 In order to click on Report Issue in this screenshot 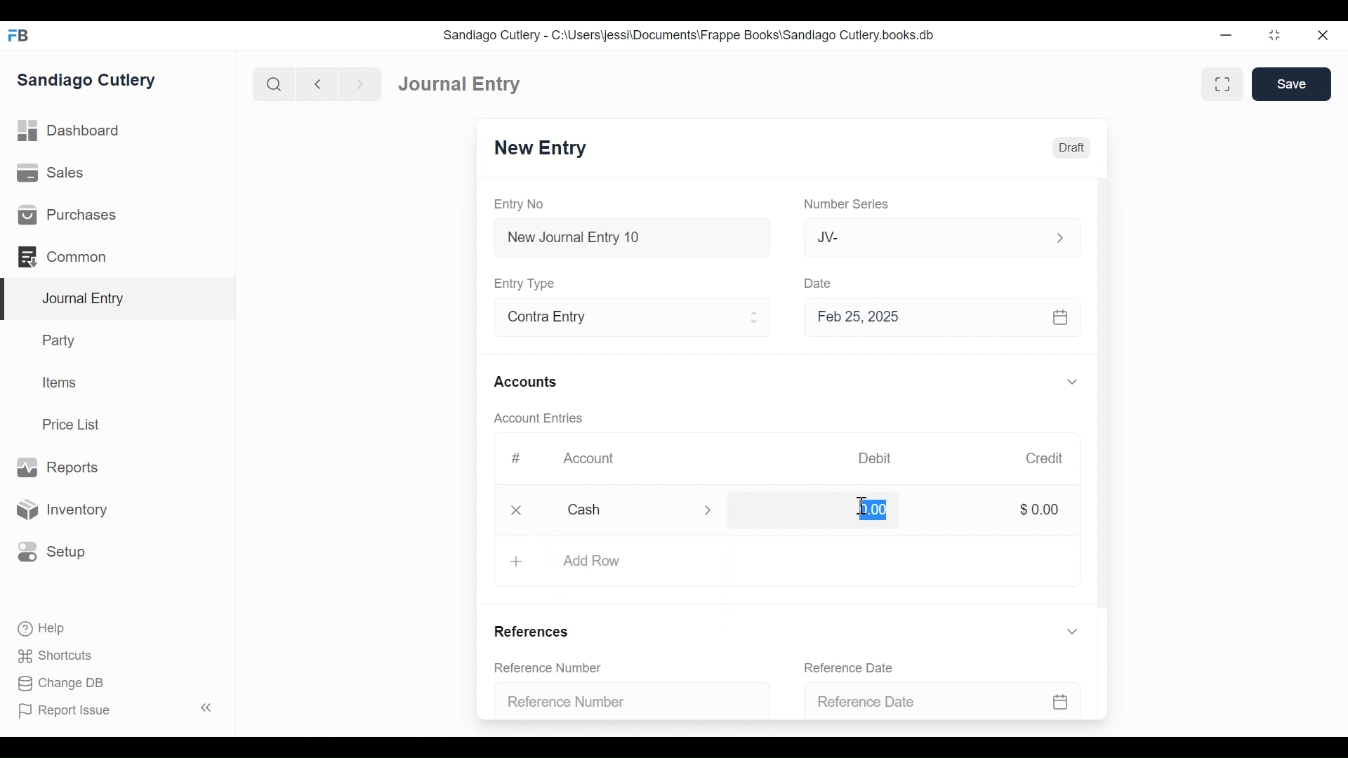, I will do `click(115, 710)`.